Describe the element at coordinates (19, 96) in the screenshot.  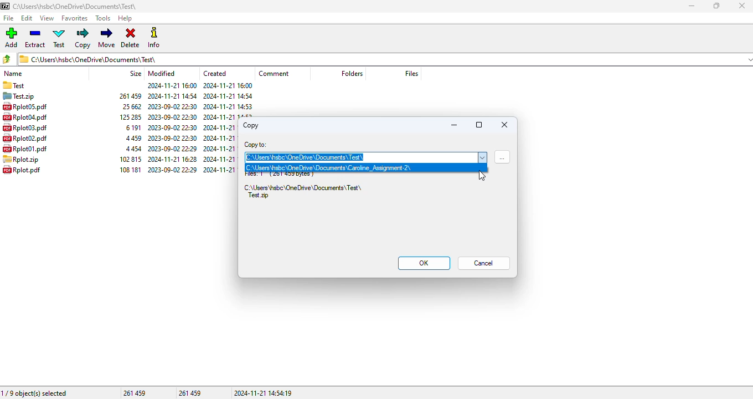
I see `archive` at that location.